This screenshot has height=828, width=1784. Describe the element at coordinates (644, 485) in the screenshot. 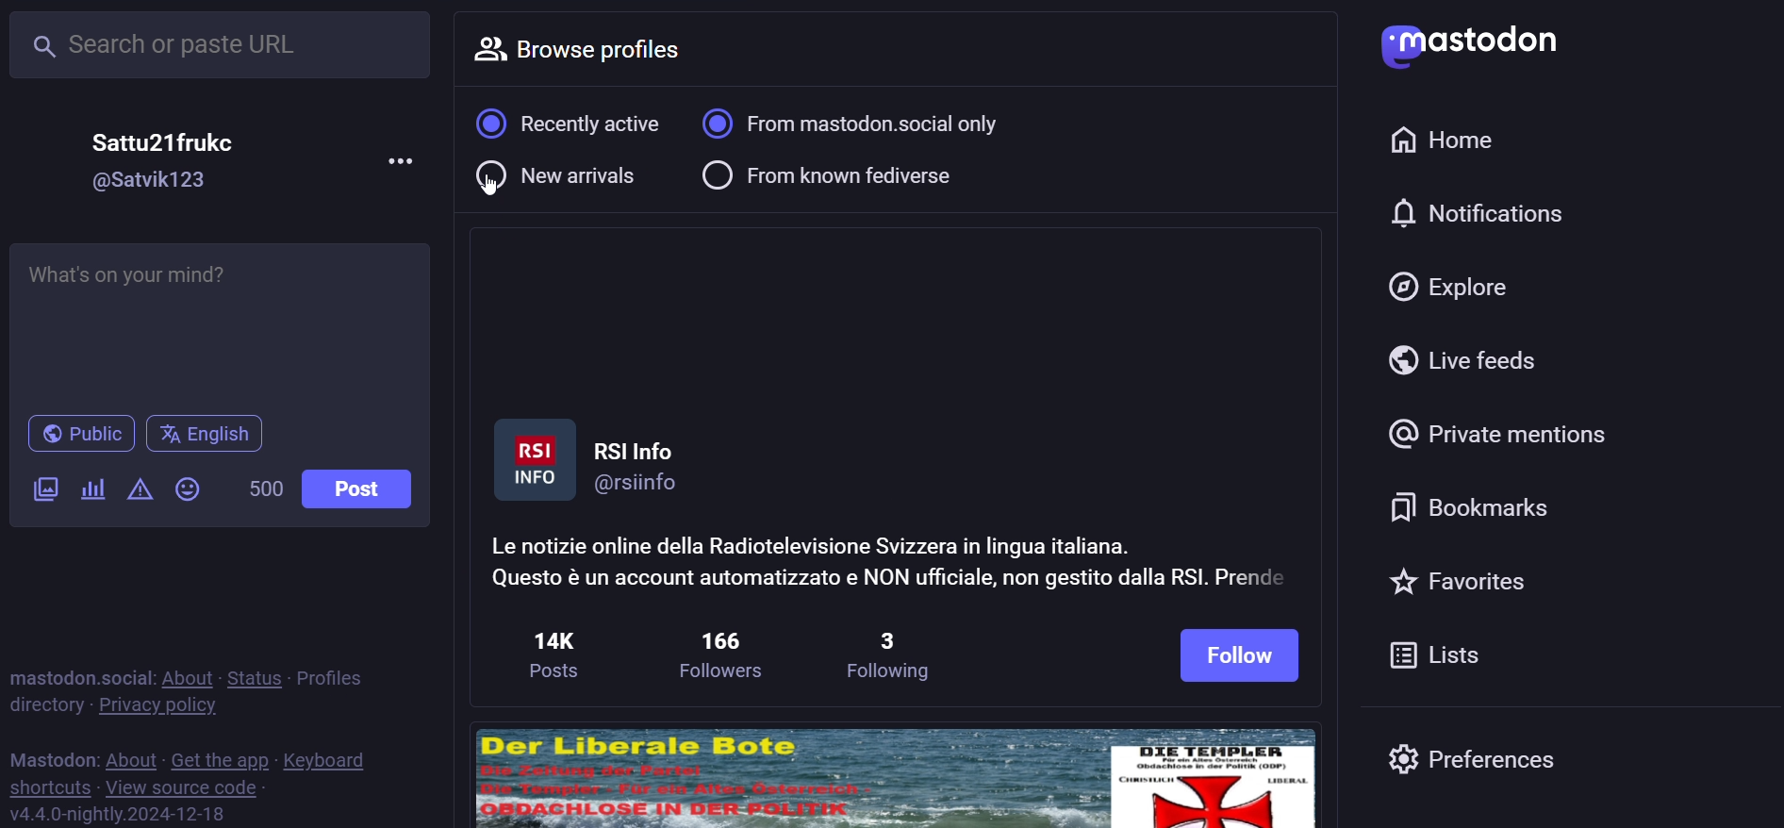

I see `@rsiinfo` at that location.